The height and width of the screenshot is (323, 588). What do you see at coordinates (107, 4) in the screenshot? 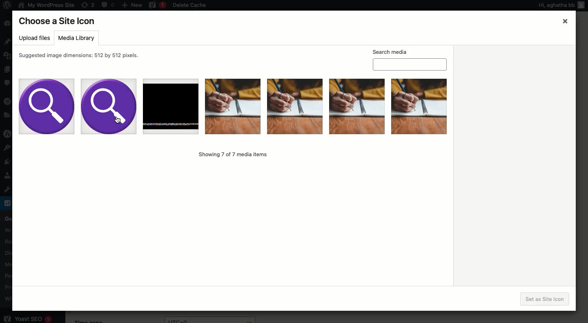
I see `Comment (0)` at bounding box center [107, 4].